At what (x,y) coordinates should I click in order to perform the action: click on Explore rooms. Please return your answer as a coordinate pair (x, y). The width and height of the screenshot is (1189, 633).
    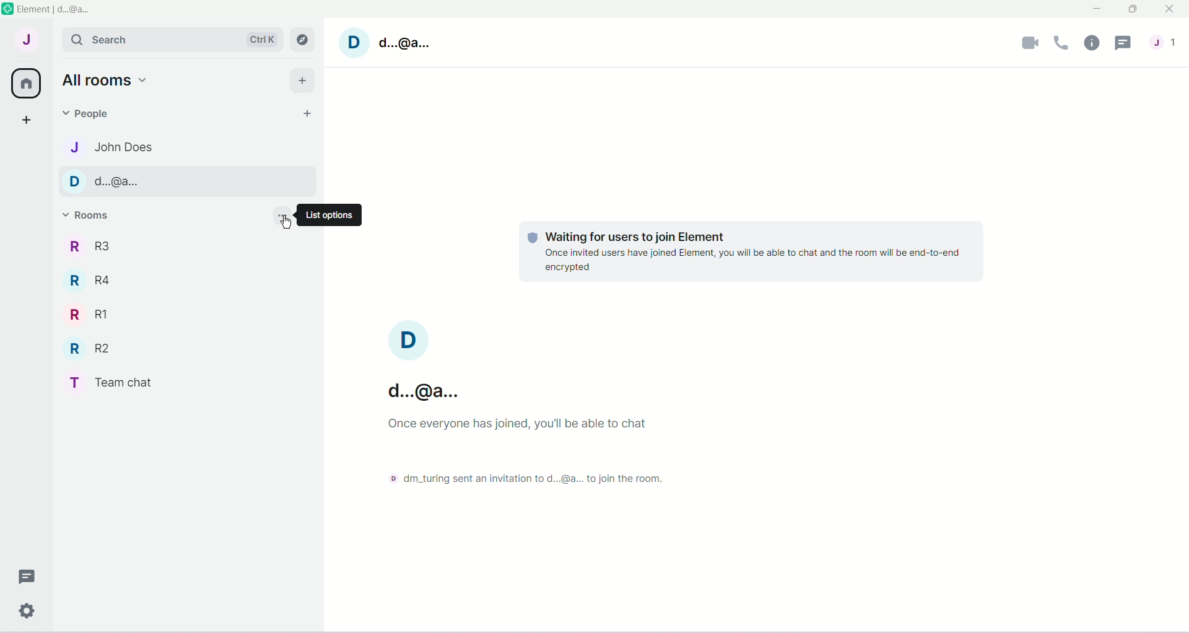
    Looking at the image, I should click on (303, 40).